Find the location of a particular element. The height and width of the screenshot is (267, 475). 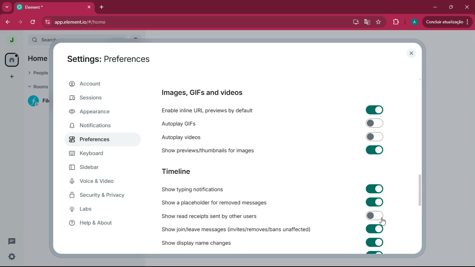

toggle on/off is located at coordinates (375, 189).